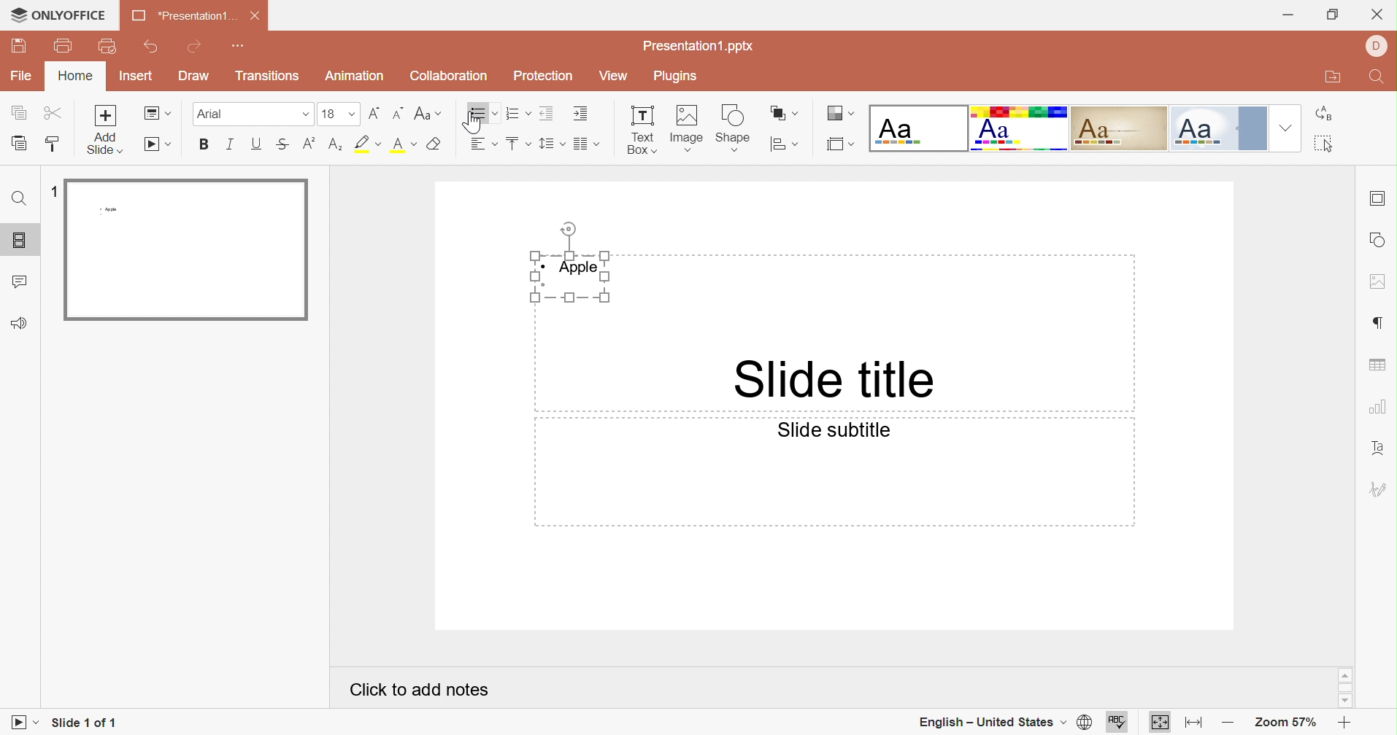 Image resolution: width=1397 pixels, height=735 pixels. Describe the element at coordinates (544, 266) in the screenshot. I see `Bullet` at that location.